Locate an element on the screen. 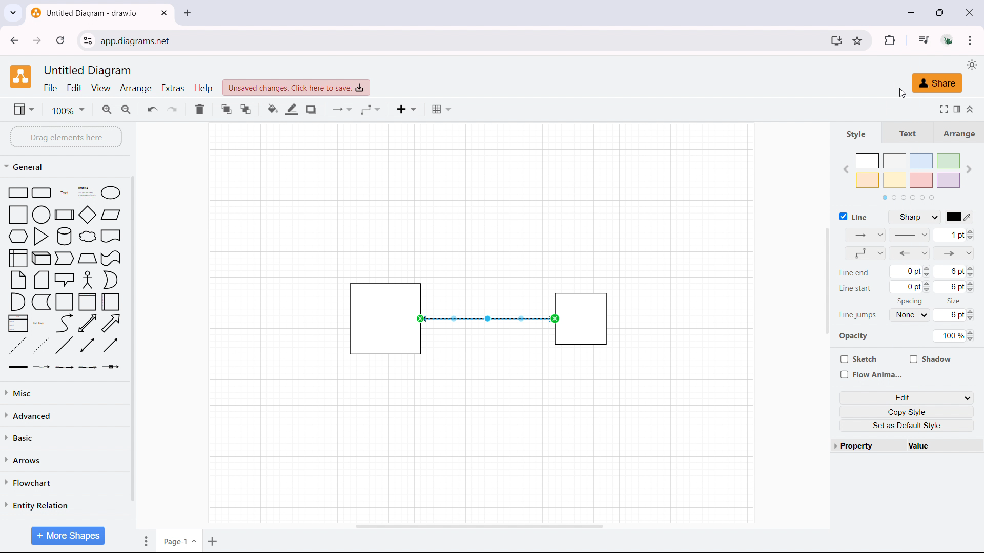 This screenshot has height=553, width=984. view is located at coordinates (23, 109).